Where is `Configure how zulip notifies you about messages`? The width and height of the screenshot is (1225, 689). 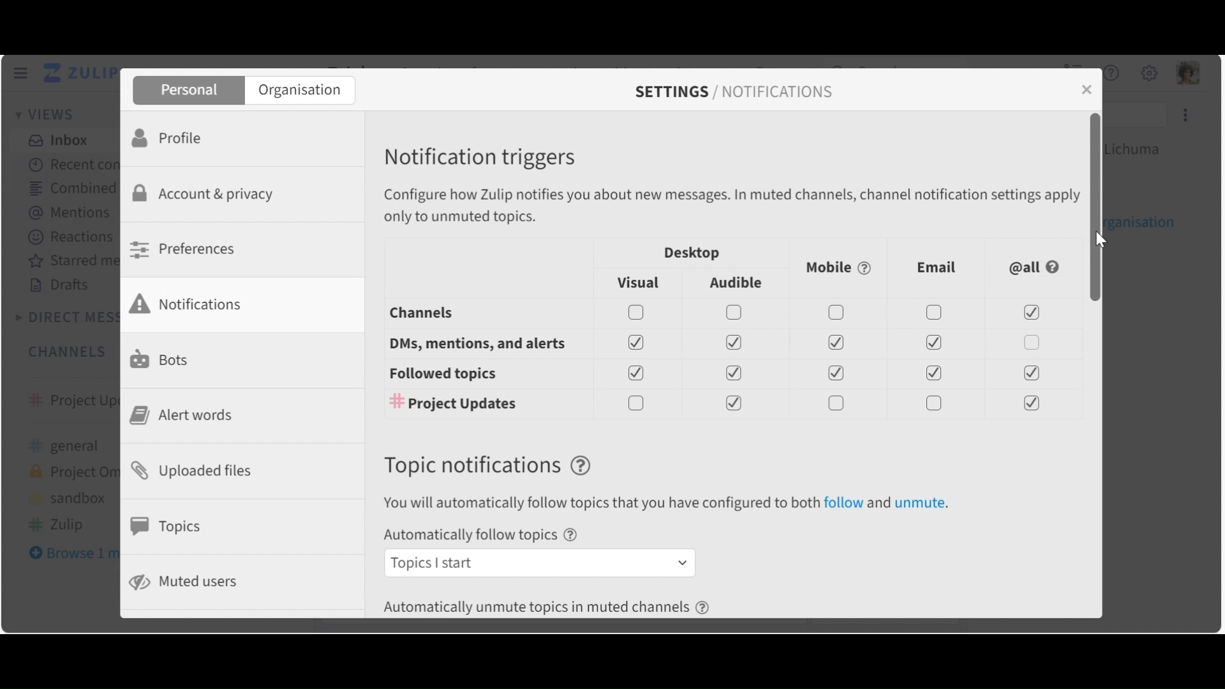 Configure how zulip notifies you about messages is located at coordinates (733, 205).